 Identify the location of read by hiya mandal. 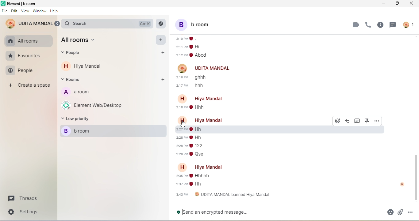
(402, 185).